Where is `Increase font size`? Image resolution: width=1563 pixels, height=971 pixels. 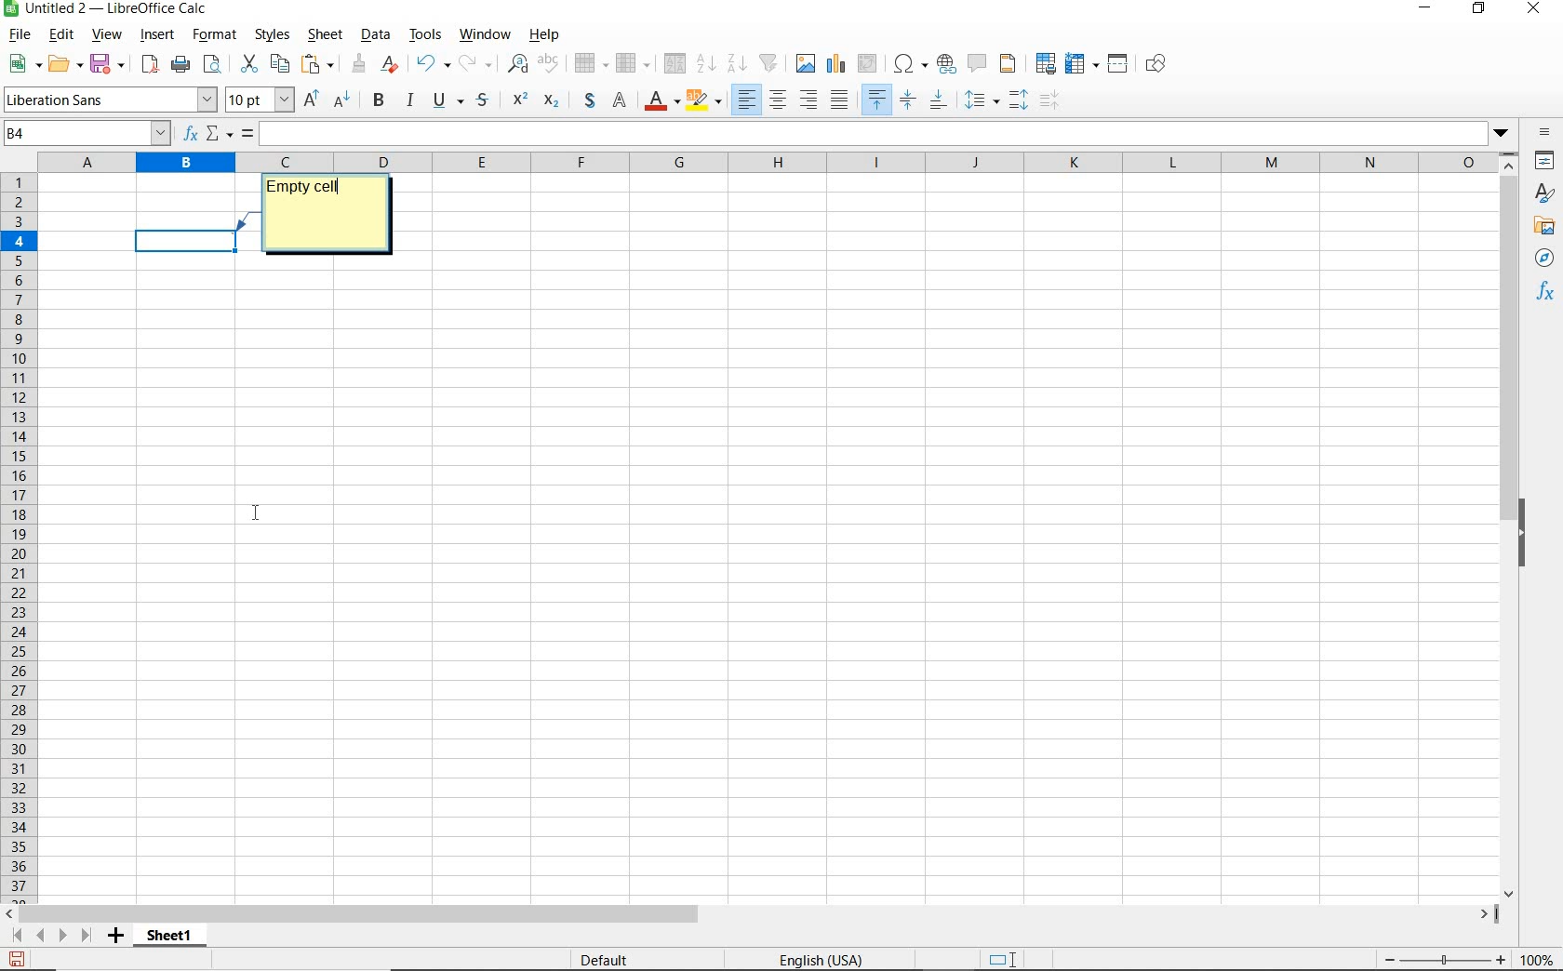 Increase font size is located at coordinates (313, 100).